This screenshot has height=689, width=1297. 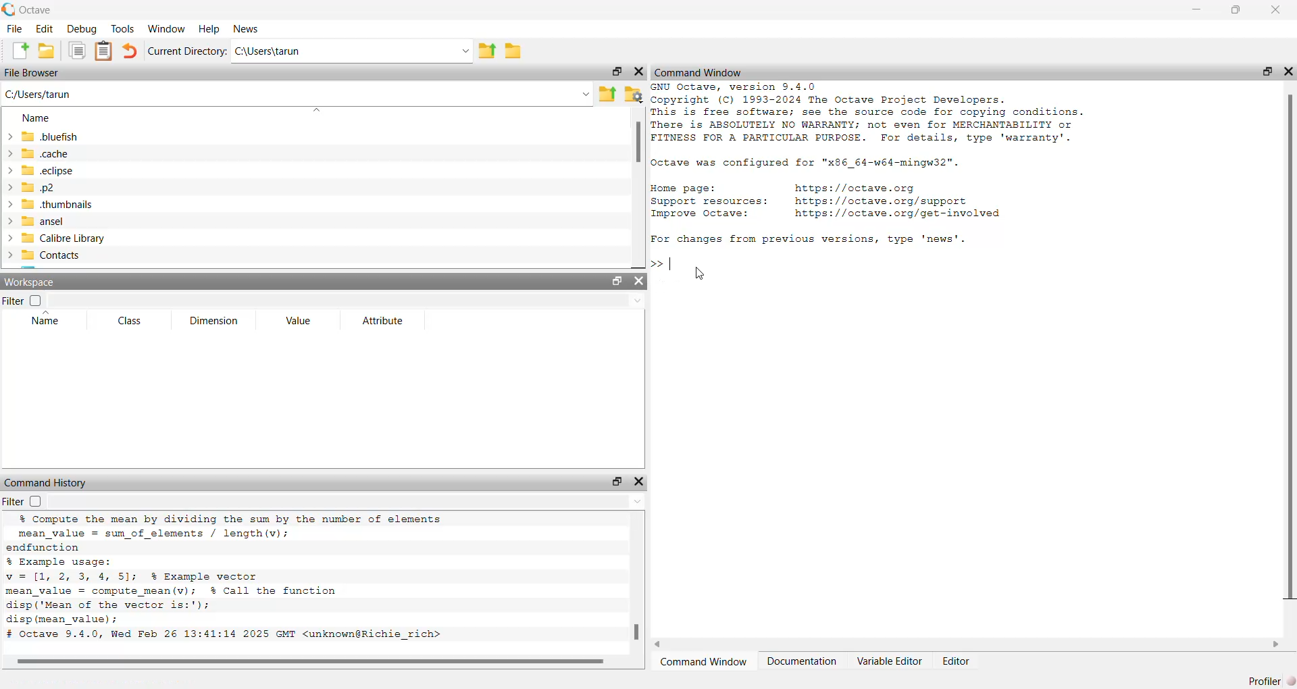 What do you see at coordinates (671, 265) in the screenshot?
I see `typing indicator ` at bounding box center [671, 265].